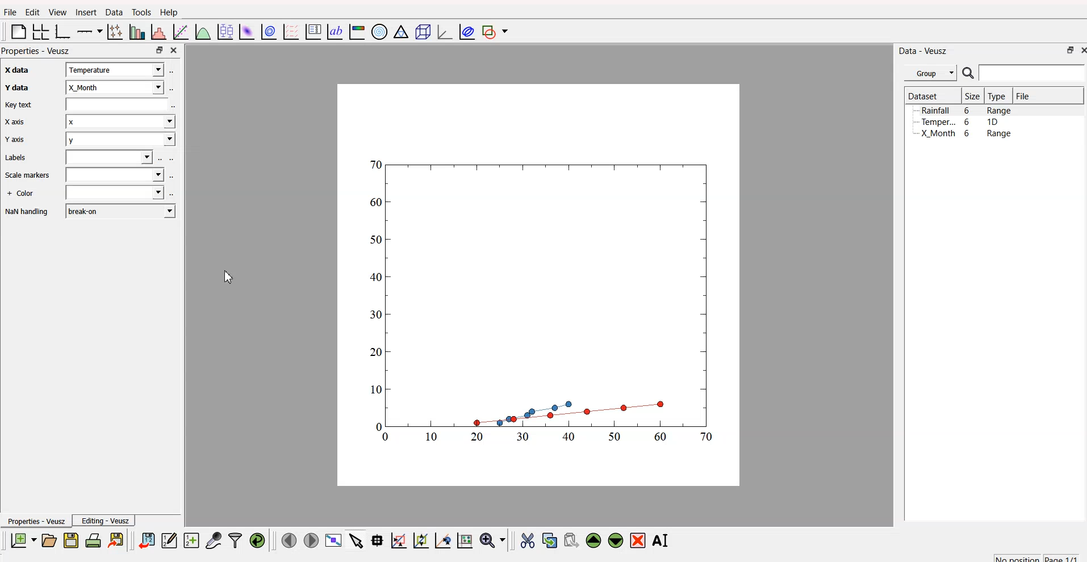 This screenshot has height=562, width=1087. What do you see at coordinates (1034, 74) in the screenshot?
I see `search bar` at bounding box center [1034, 74].